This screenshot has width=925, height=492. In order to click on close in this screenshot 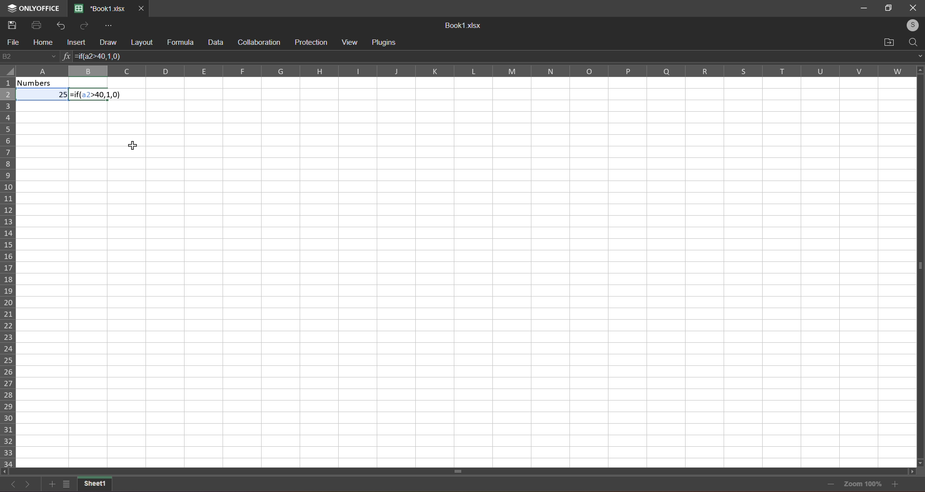, I will do `click(912, 8)`.